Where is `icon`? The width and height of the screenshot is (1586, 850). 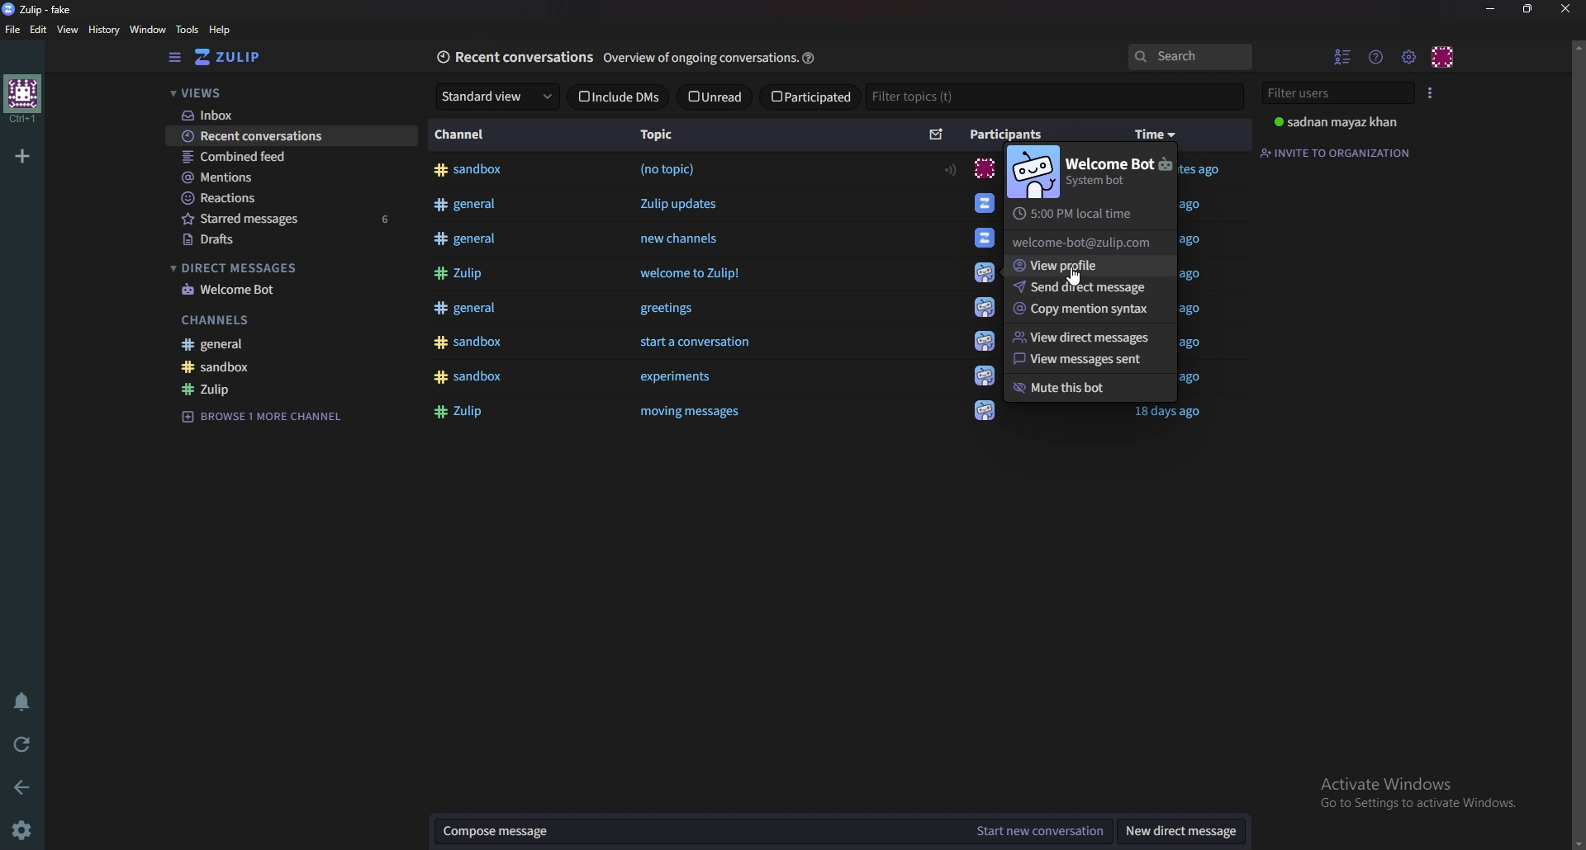
icon is located at coordinates (983, 169).